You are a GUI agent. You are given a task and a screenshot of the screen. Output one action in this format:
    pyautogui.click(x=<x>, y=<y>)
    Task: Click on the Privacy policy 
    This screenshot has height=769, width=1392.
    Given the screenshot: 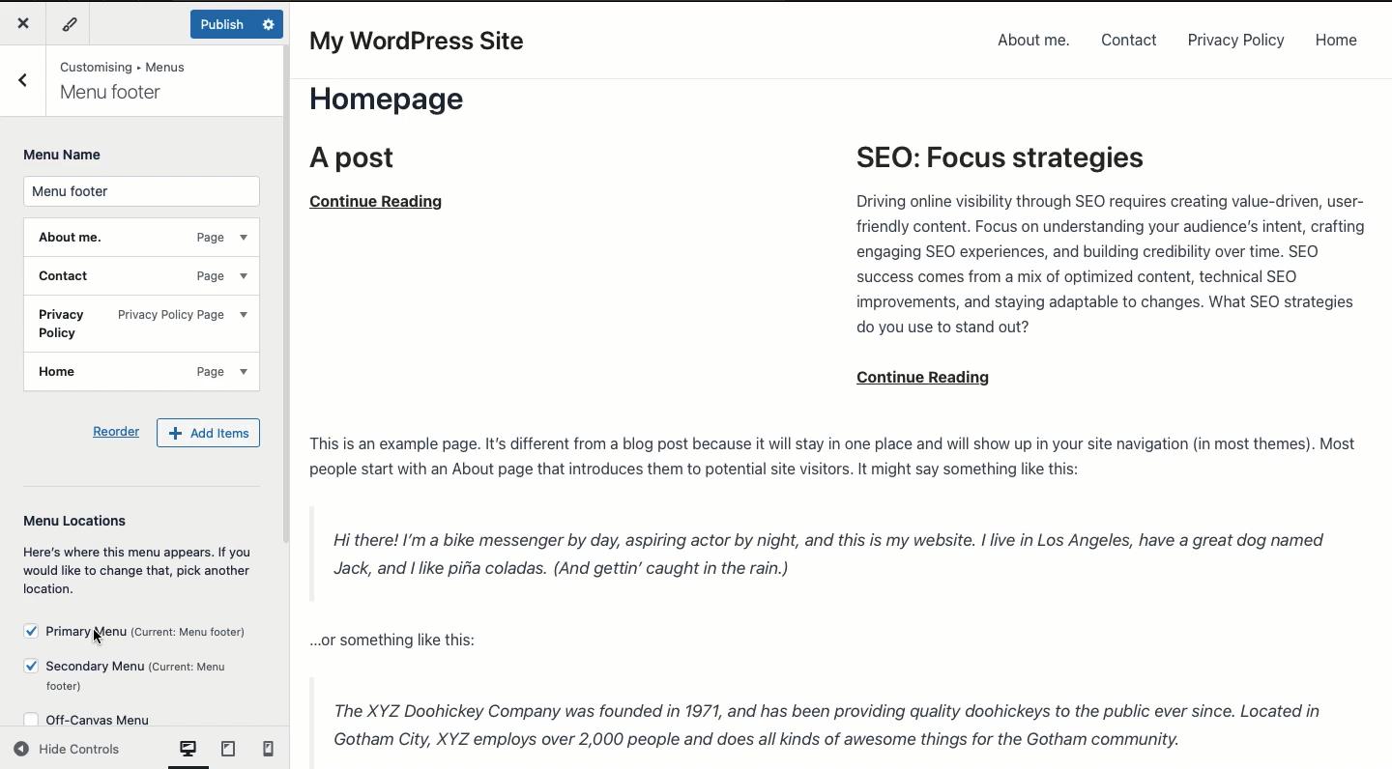 What is the action you would take?
    pyautogui.click(x=1237, y=40)
    